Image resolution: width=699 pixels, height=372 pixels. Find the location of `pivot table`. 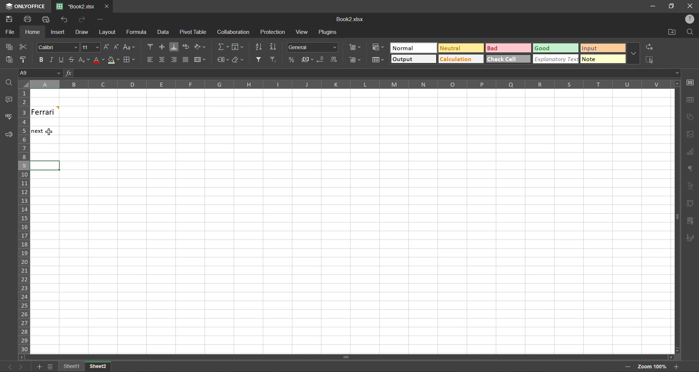

pivot table is located at coordinates (690, 203).